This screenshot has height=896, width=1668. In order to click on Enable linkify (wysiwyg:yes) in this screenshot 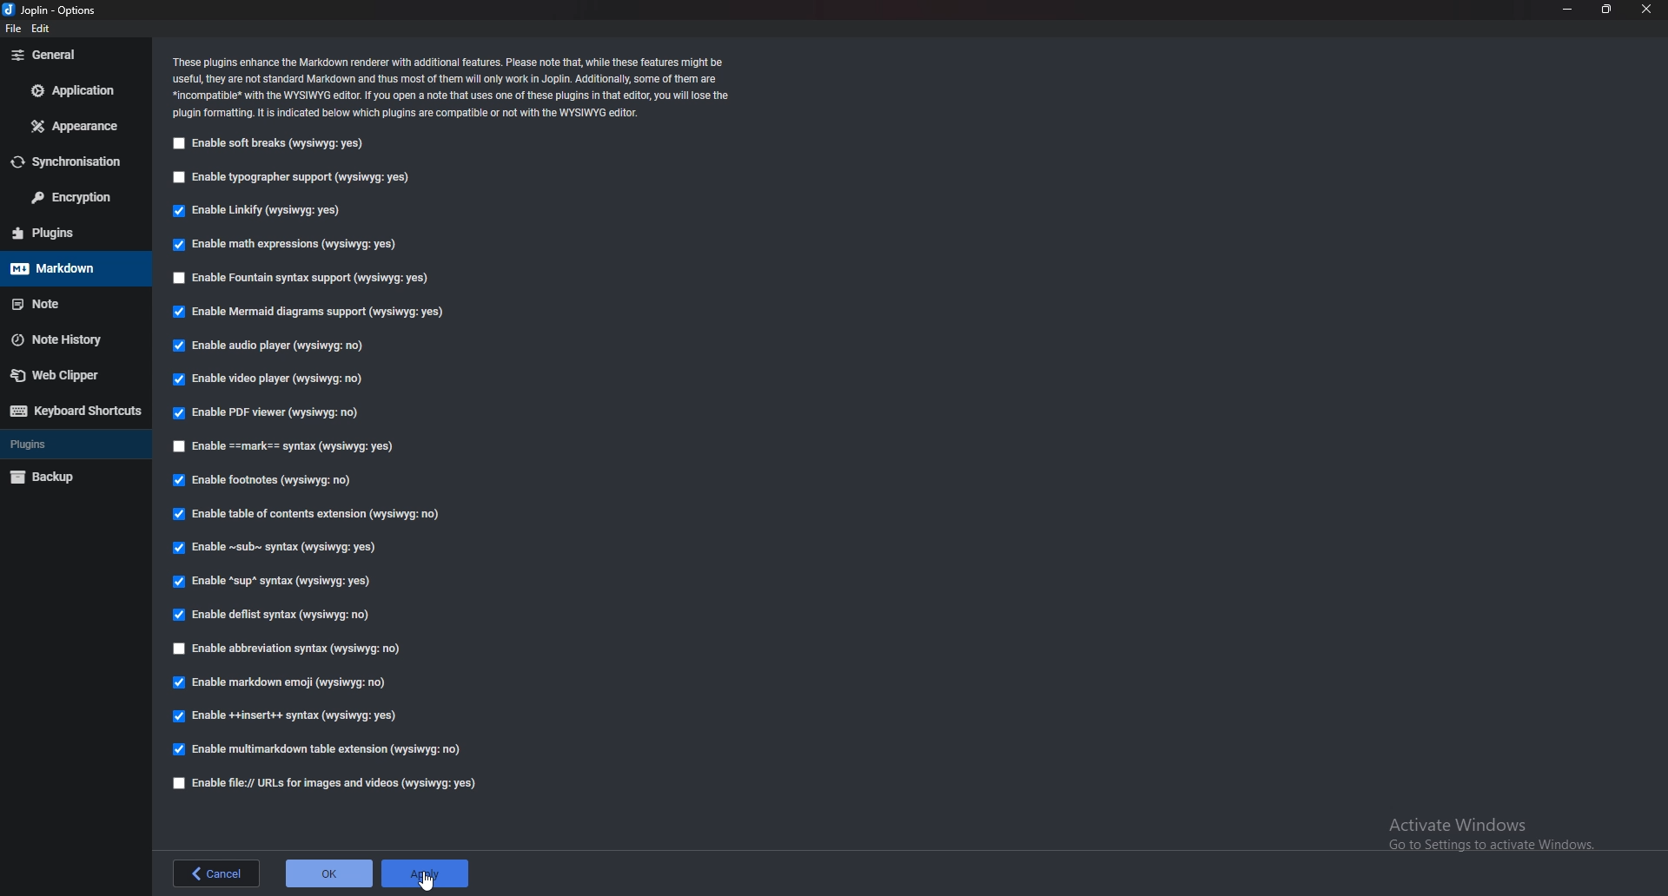, I will do `click(255, 213)`.